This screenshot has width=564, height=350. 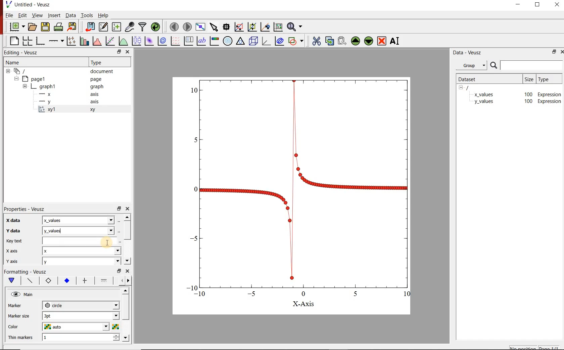 I want to click on hide, so click(x=25, y=86).